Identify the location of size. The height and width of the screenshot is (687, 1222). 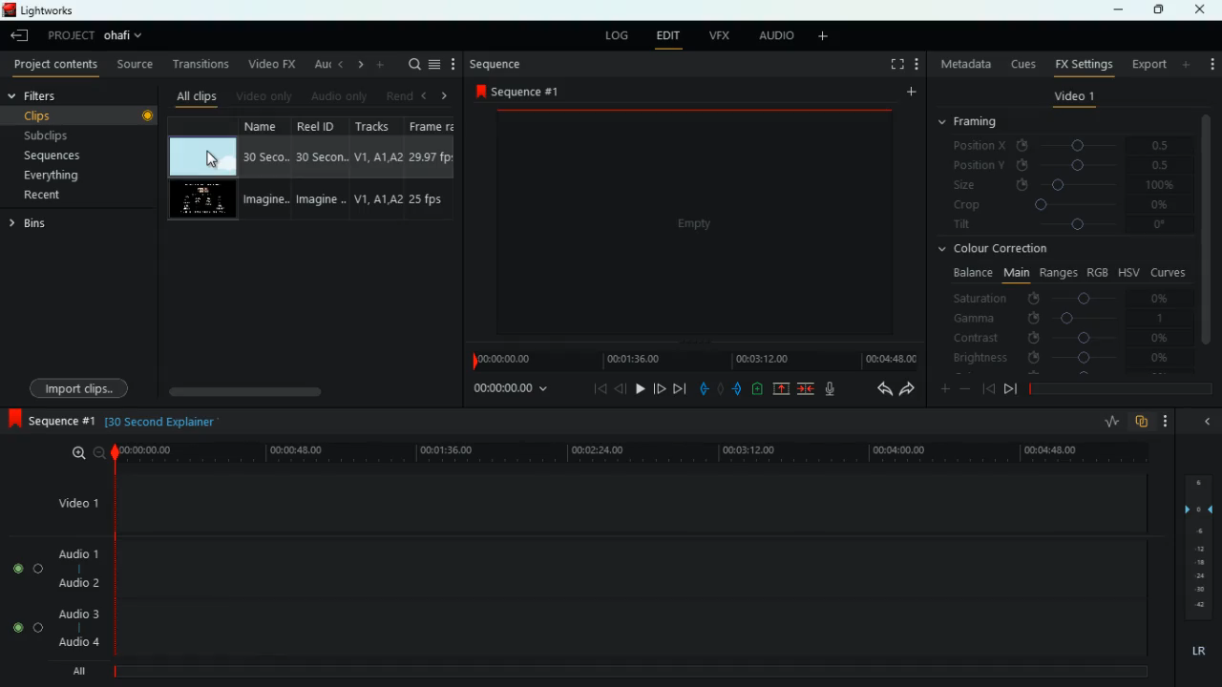
(1067, 185).